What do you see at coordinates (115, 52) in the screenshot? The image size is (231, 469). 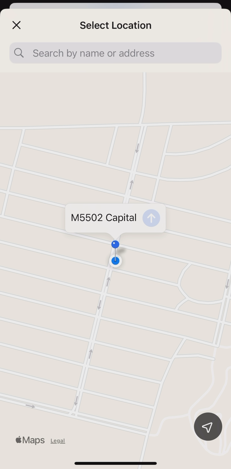 I see `search map location by name or address` at bounding box center [115, 52].